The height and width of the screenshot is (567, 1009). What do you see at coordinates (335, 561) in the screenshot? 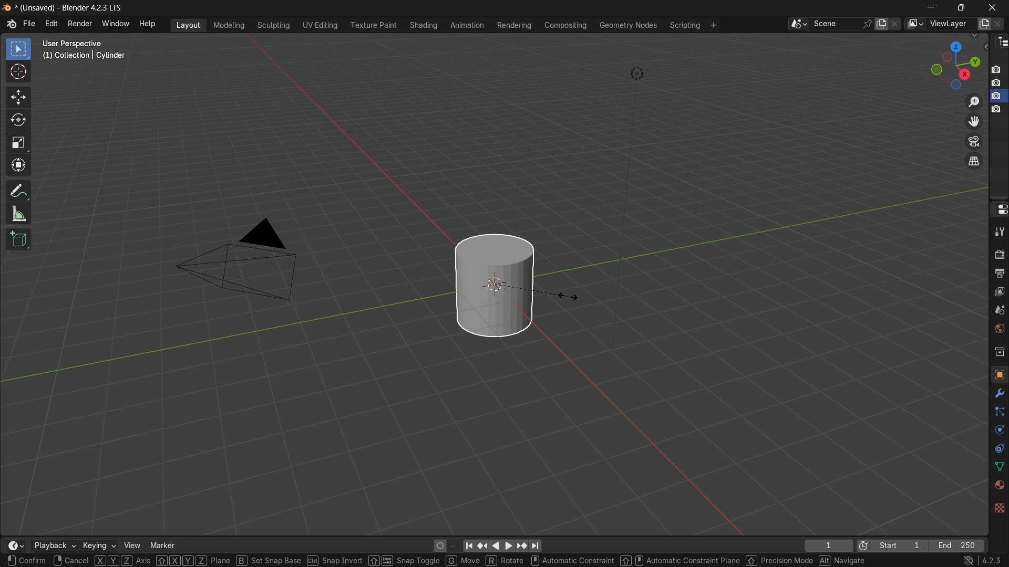
I see `press ctrl for snap invert` at bounding box center [335, 561].